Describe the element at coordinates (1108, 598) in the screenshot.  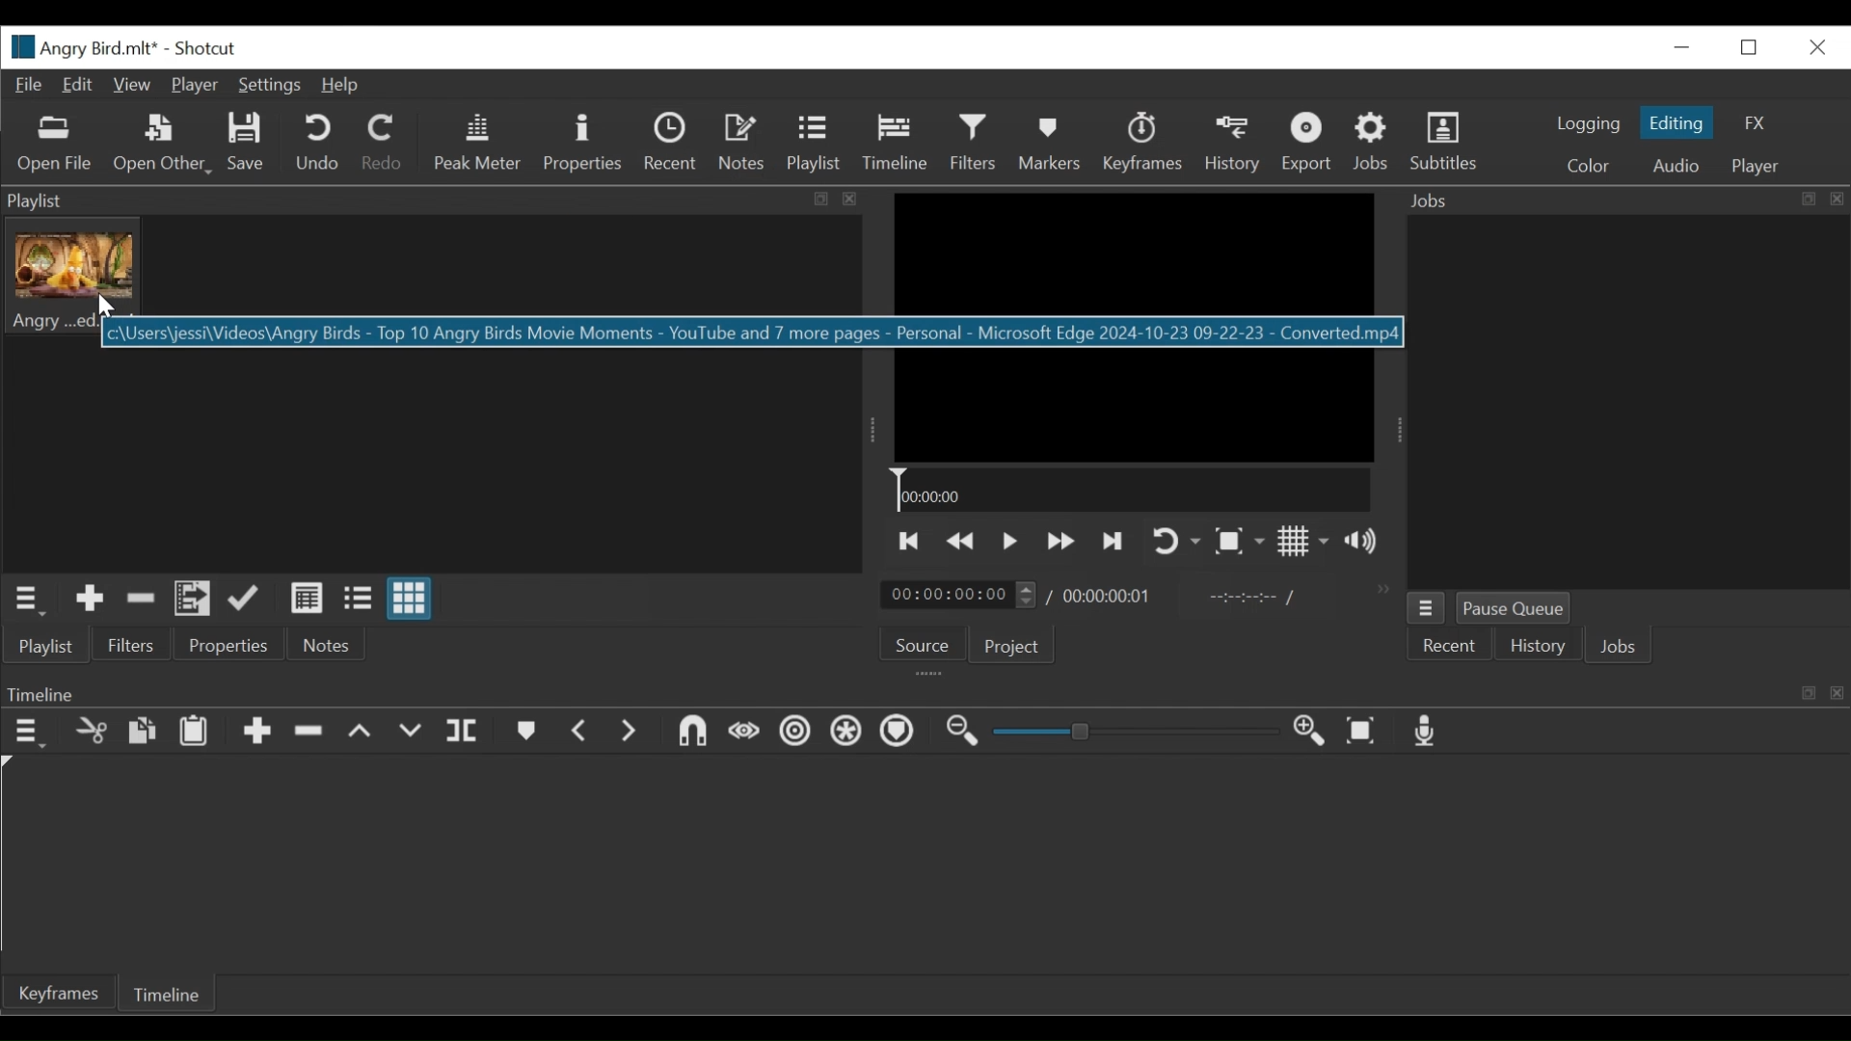
I see `time` at that location.